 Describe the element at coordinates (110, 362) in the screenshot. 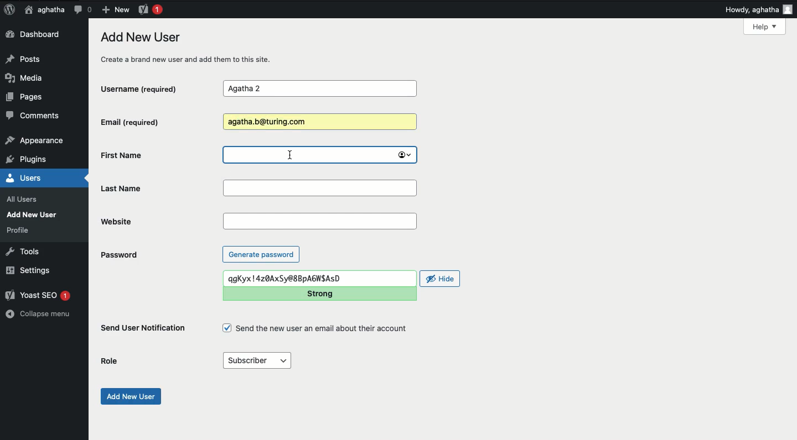

I see `Role` at that location.